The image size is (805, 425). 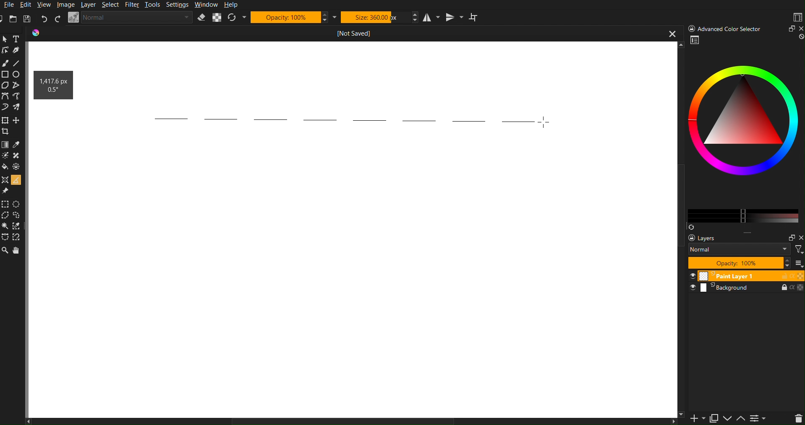 I want to click on Background, so click(x=746, y=288).